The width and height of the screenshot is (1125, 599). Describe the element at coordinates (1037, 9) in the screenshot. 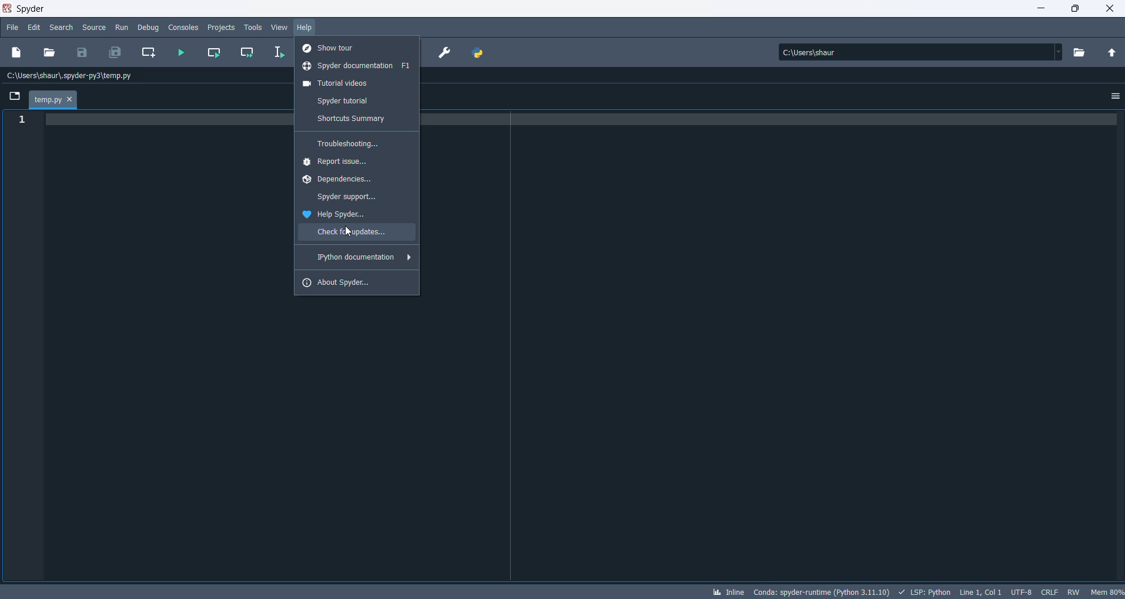

I see `minimize` at that location.